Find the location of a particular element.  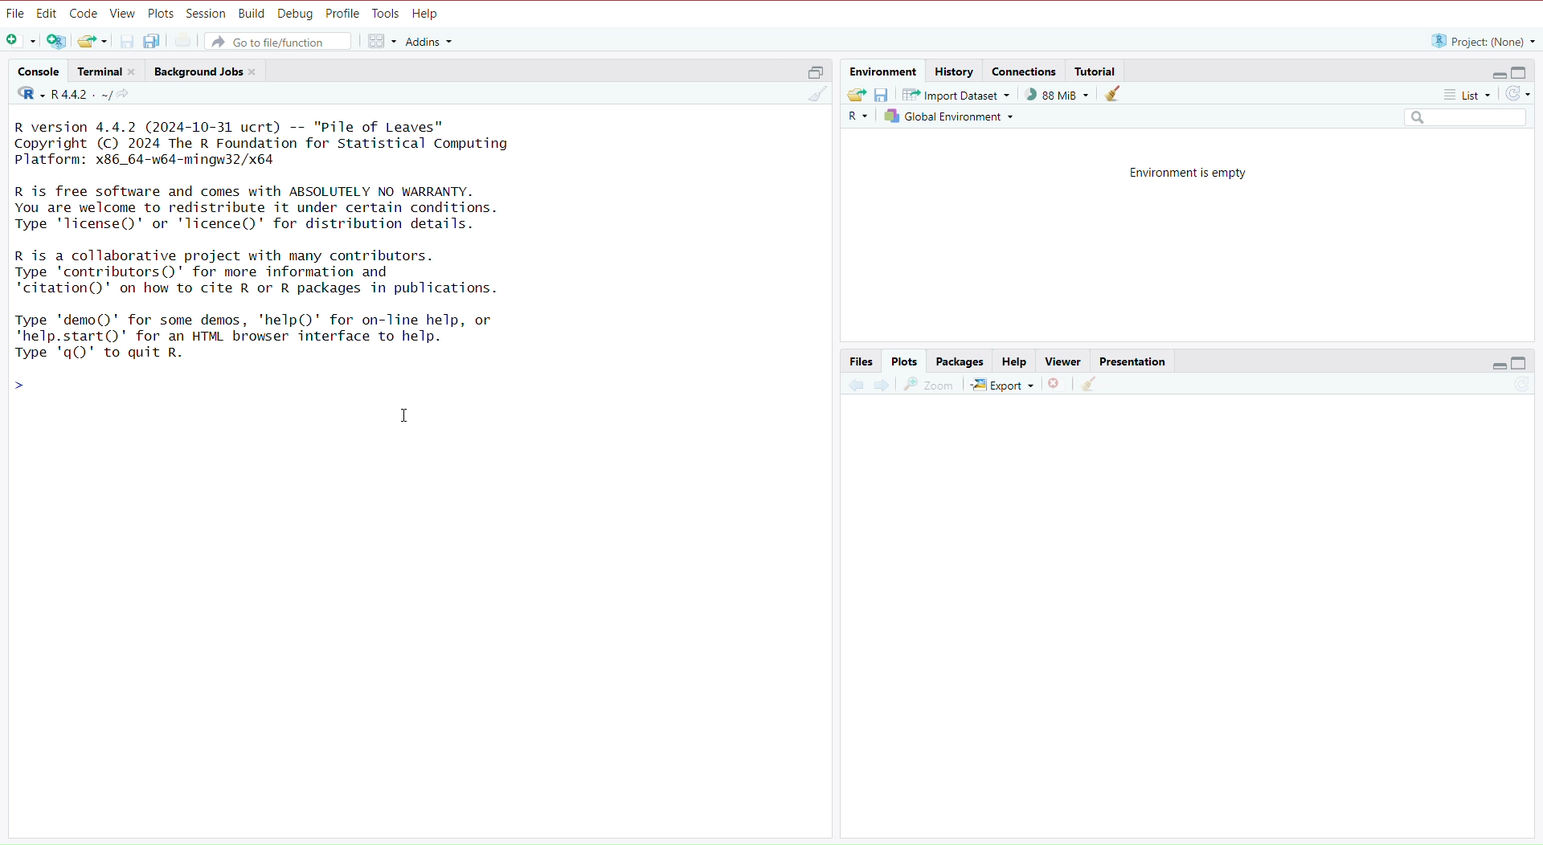

background jobs is located at coordinates (208, 73).